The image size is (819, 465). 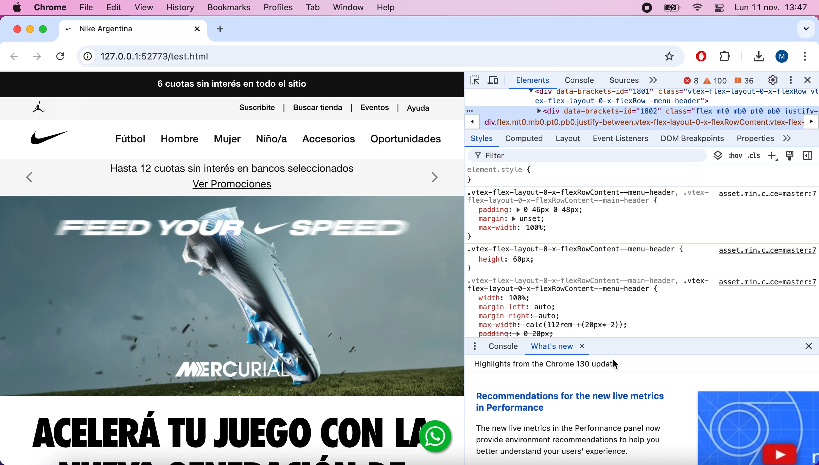 I want to click on errors and wanings, so click(x=718, y=80).